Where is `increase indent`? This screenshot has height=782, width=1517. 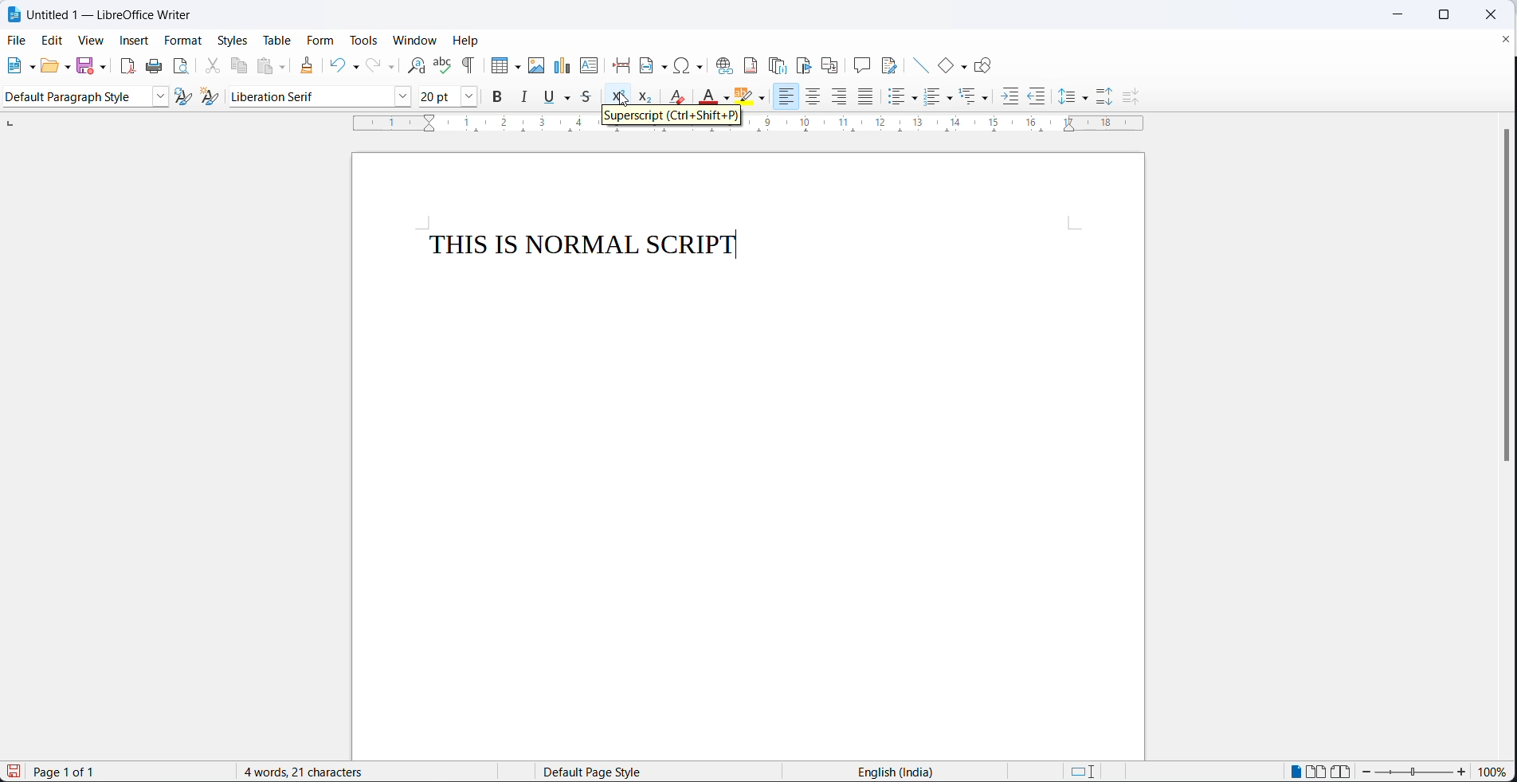 increase indent is located at coordinates (1009, 98).